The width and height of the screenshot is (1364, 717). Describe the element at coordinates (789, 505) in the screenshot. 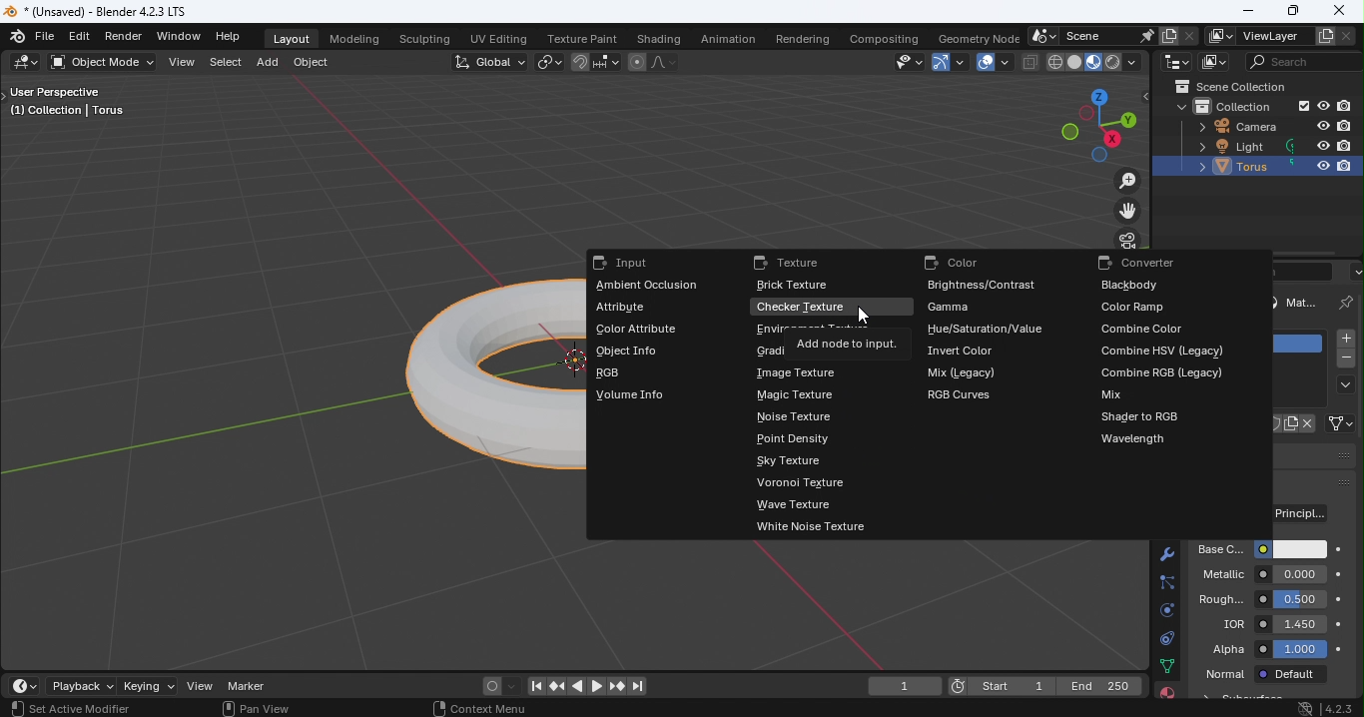

I see `Wave texture` at that location.